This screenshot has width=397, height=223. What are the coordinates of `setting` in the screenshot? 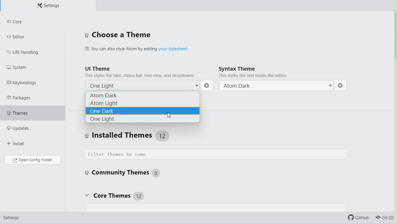 It's located at (342, 86).